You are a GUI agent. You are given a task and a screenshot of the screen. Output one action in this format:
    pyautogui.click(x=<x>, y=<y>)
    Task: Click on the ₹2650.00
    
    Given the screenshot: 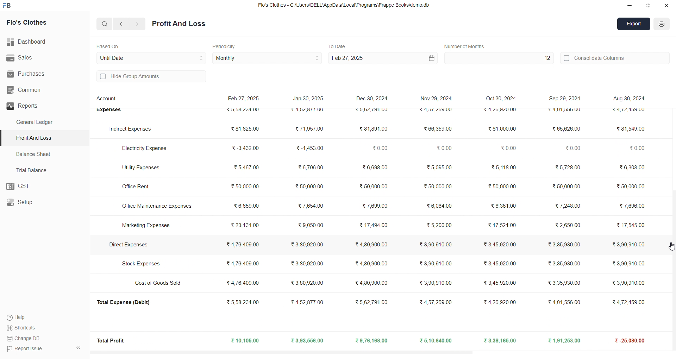 What is the action you would take?
    pyautogui.click(x=567, y=225)
    